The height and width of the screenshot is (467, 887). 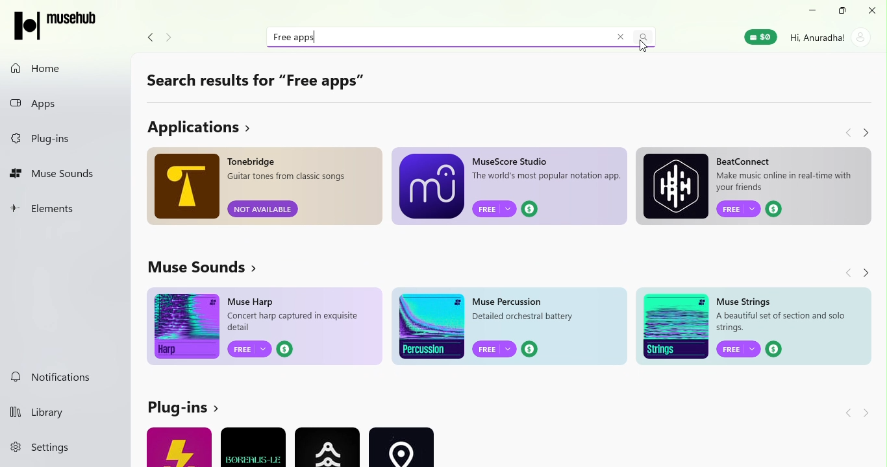 I want to click on Muse wallet, so click(x=760, y=38).